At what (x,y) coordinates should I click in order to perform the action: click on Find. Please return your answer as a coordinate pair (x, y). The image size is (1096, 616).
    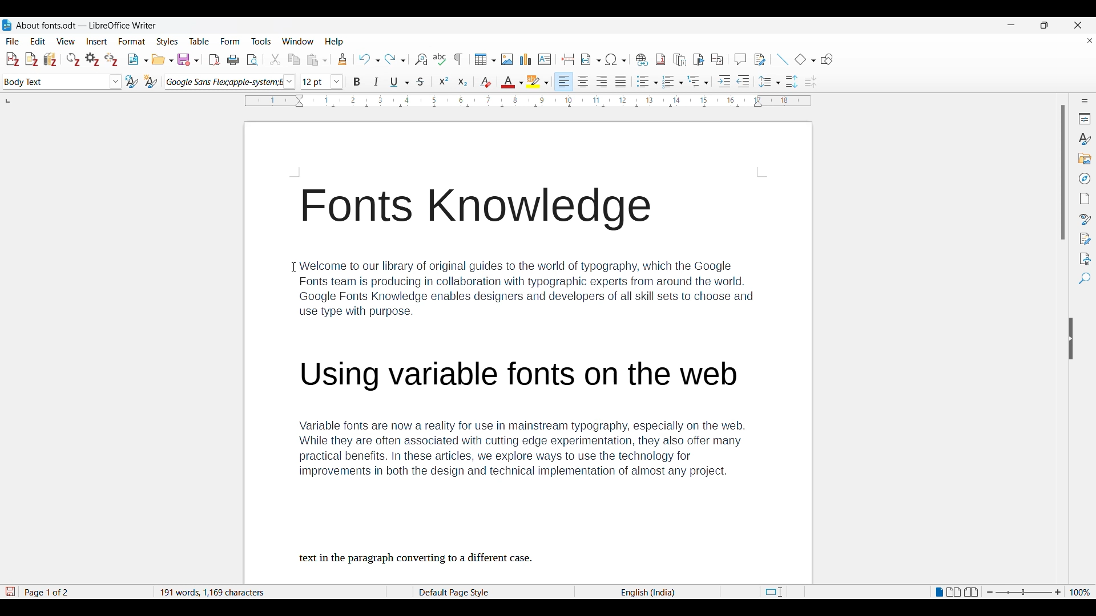
    Looking at the image, I should click on (1085, 278).